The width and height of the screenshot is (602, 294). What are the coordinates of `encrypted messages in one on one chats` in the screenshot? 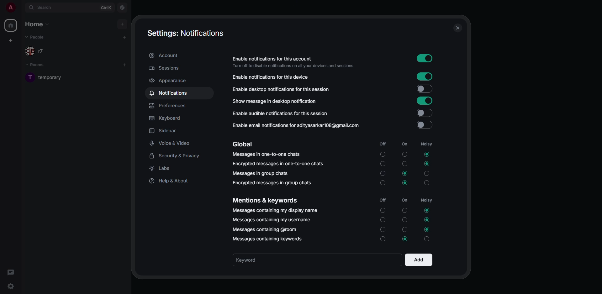 It's located at (279, 164).